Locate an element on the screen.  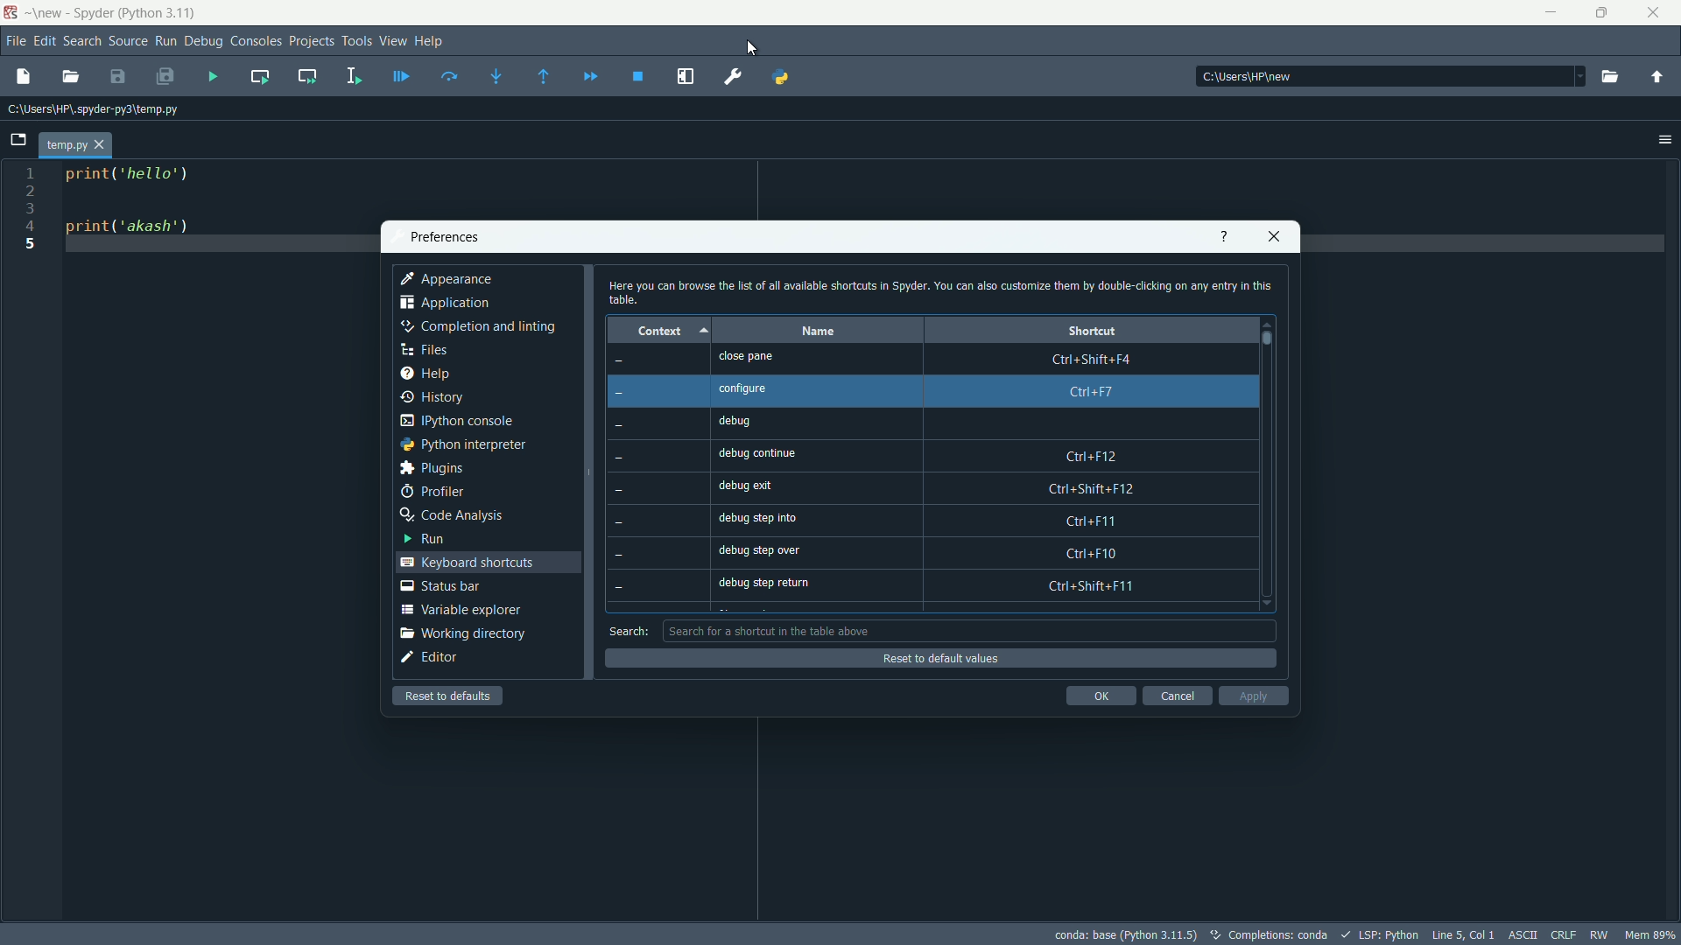
run until next function is located at coordinates (545, 78).